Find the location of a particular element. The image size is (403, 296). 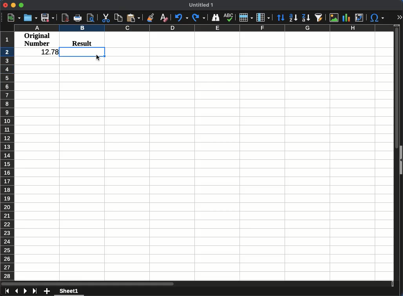

Sort is located at coordinates (281, 18).